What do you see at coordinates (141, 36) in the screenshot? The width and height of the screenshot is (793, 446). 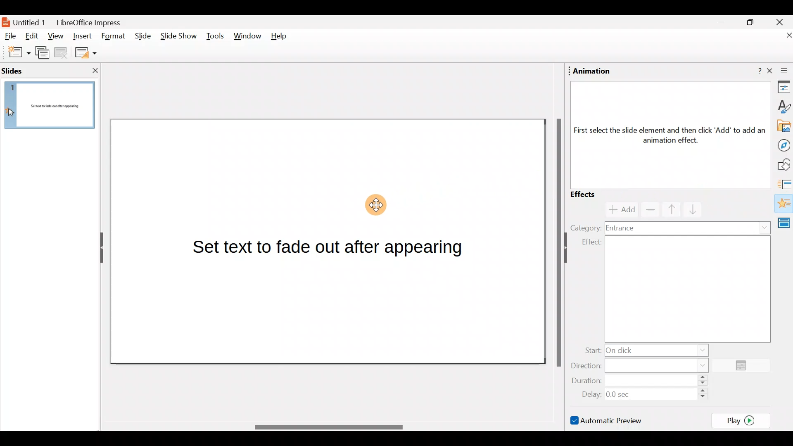 I see `Slide` at bounding box center [141, 36].